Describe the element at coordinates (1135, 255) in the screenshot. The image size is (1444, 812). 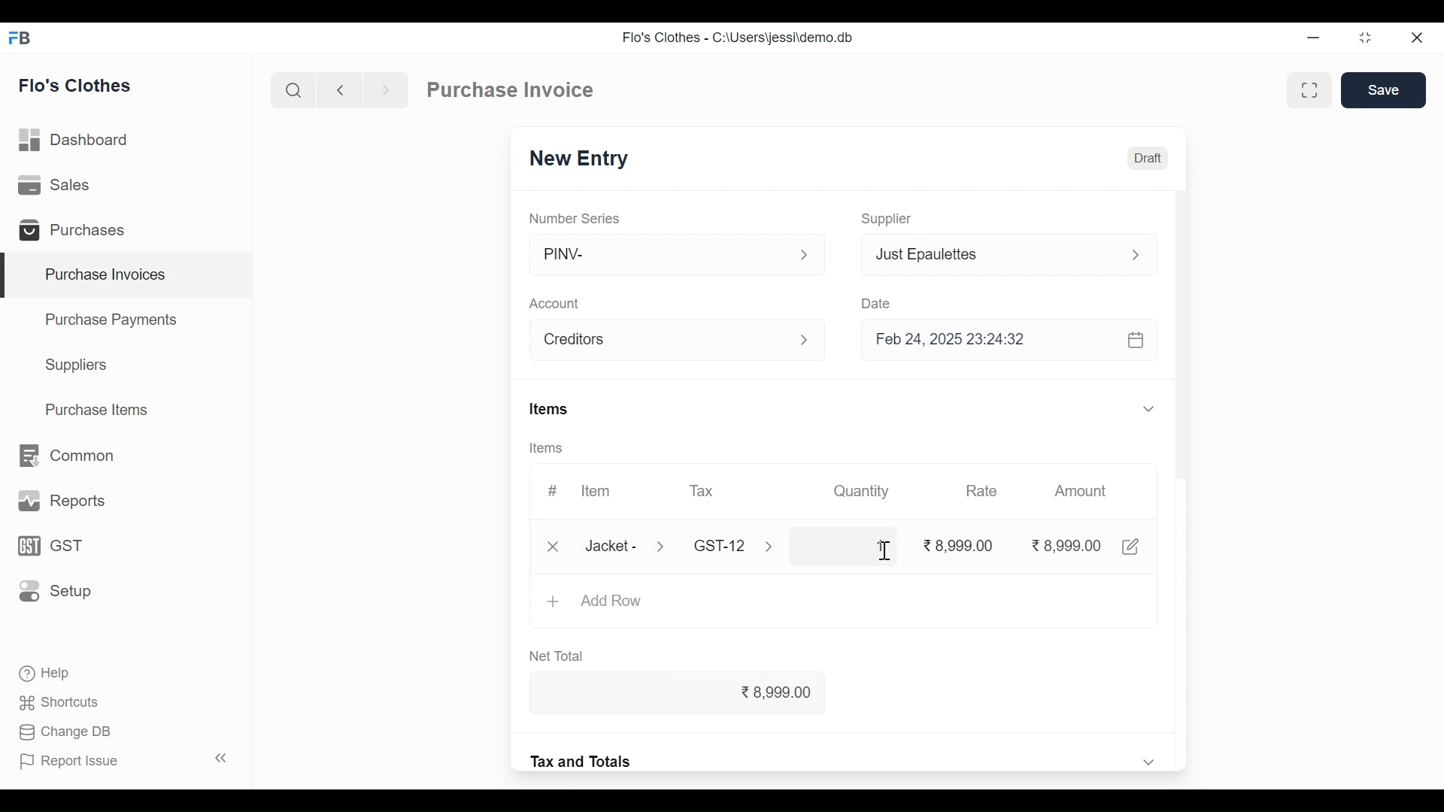
I see `Expand` at that location.